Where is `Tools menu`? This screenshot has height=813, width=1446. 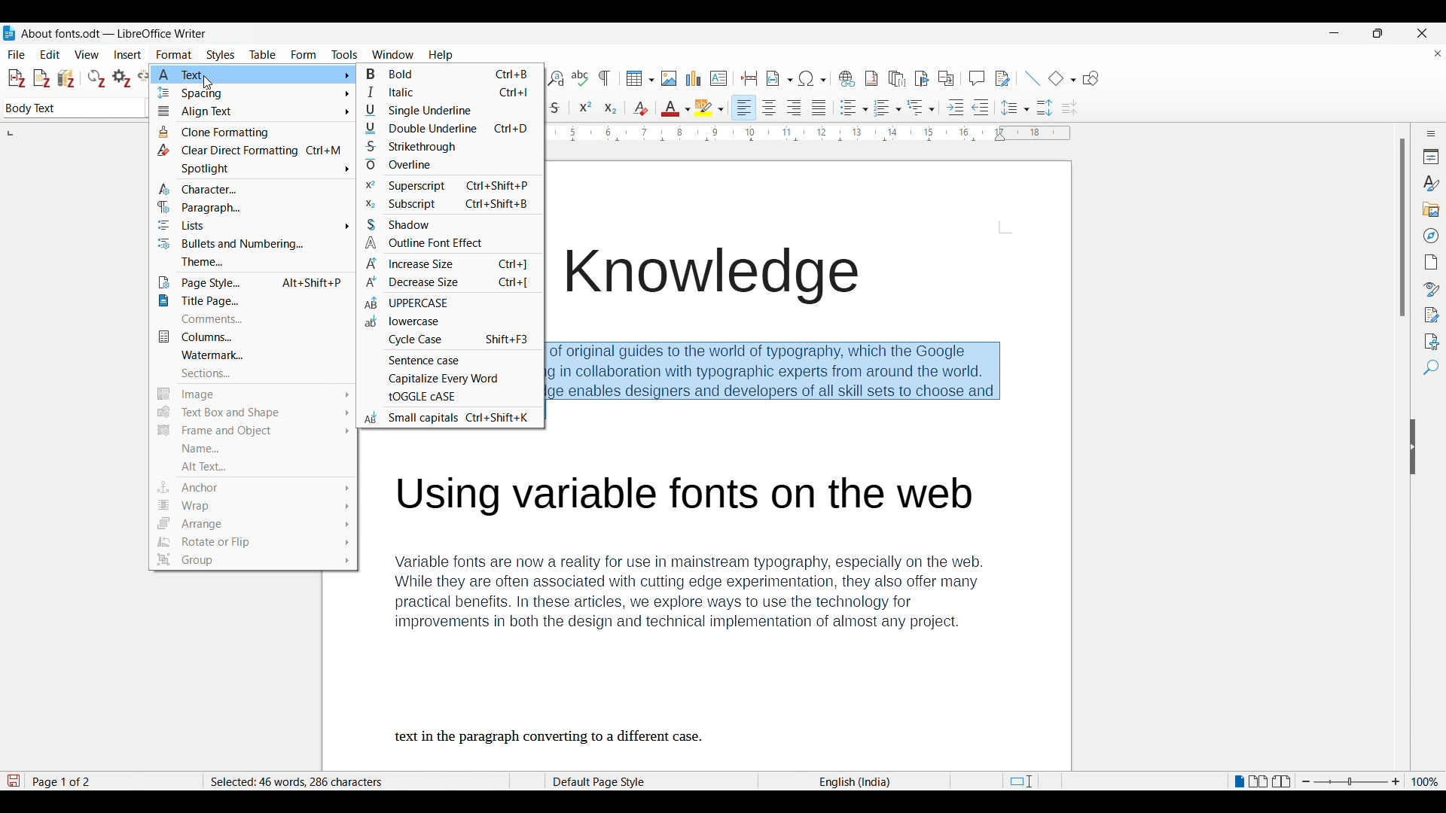
Tools menu is located at coordinates (344, 54).